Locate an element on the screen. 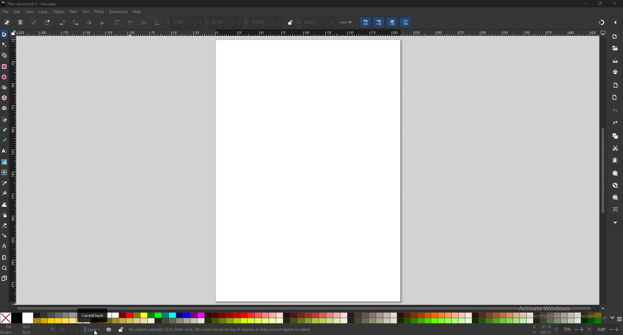  minimize is located at coordinates (586, 3).